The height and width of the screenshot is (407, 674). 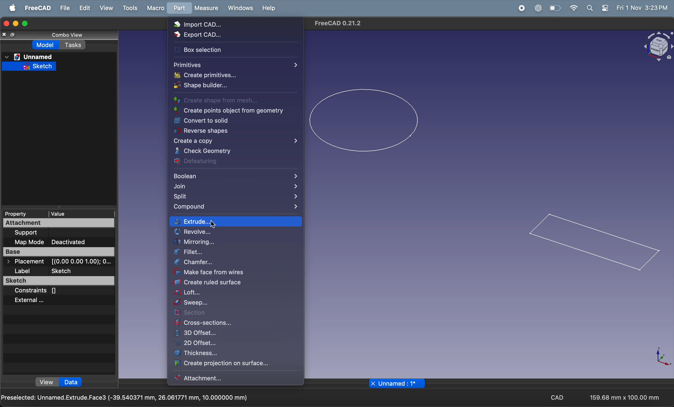 What do you see at coordinates (207, 25) in the screenshot?
I see `import Cad..` at bounding box center [207, 25].